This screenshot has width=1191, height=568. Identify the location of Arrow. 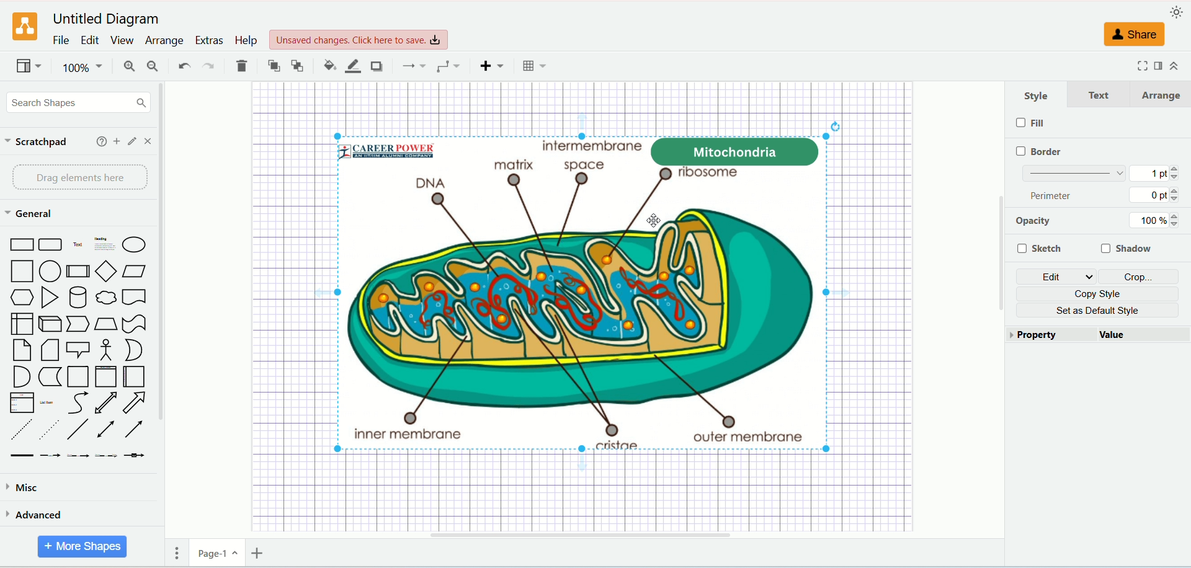
(135, 404).